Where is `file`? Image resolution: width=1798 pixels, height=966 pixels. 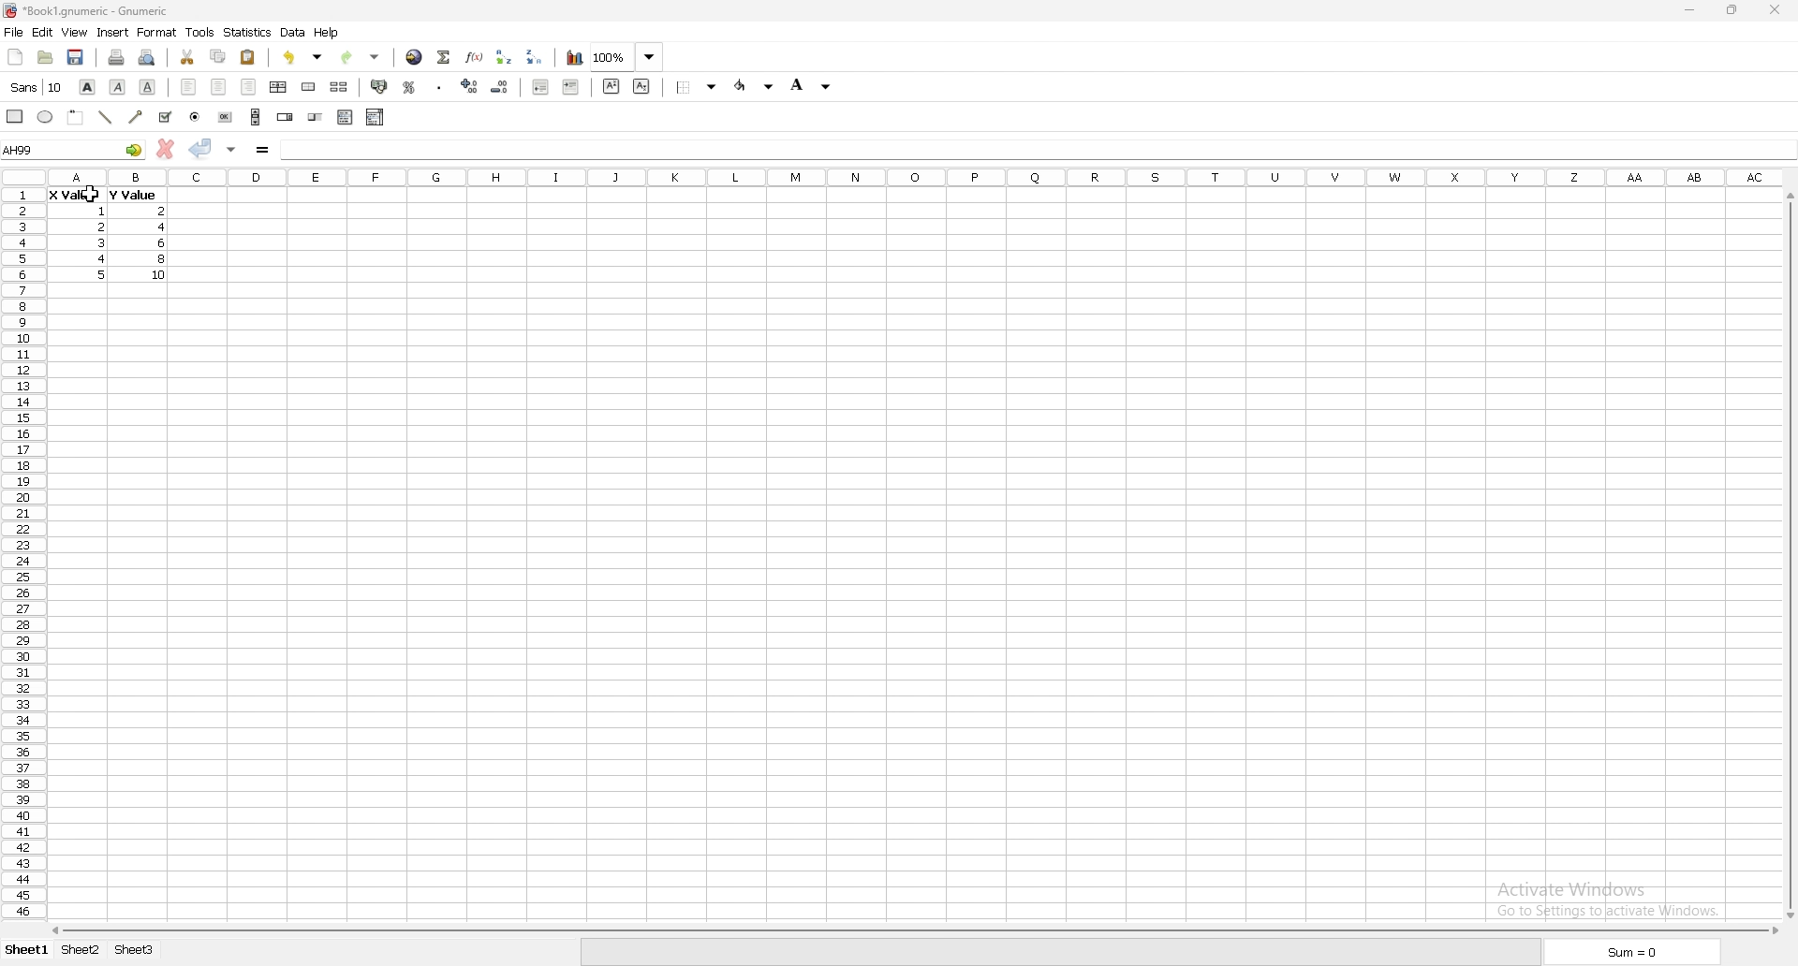
file is located at coordinates (13, 33).